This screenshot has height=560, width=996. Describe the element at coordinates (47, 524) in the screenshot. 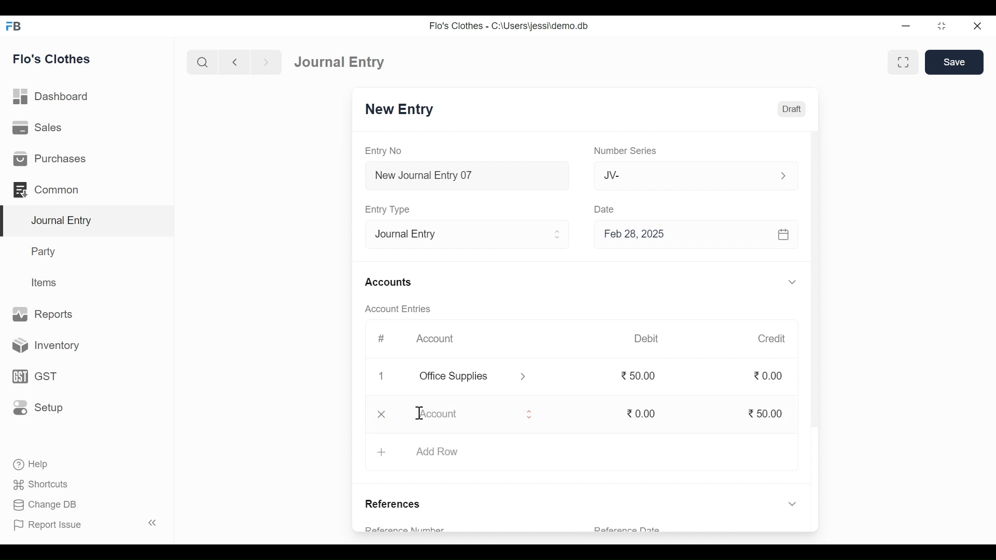

I see `Report Issue` at that location.